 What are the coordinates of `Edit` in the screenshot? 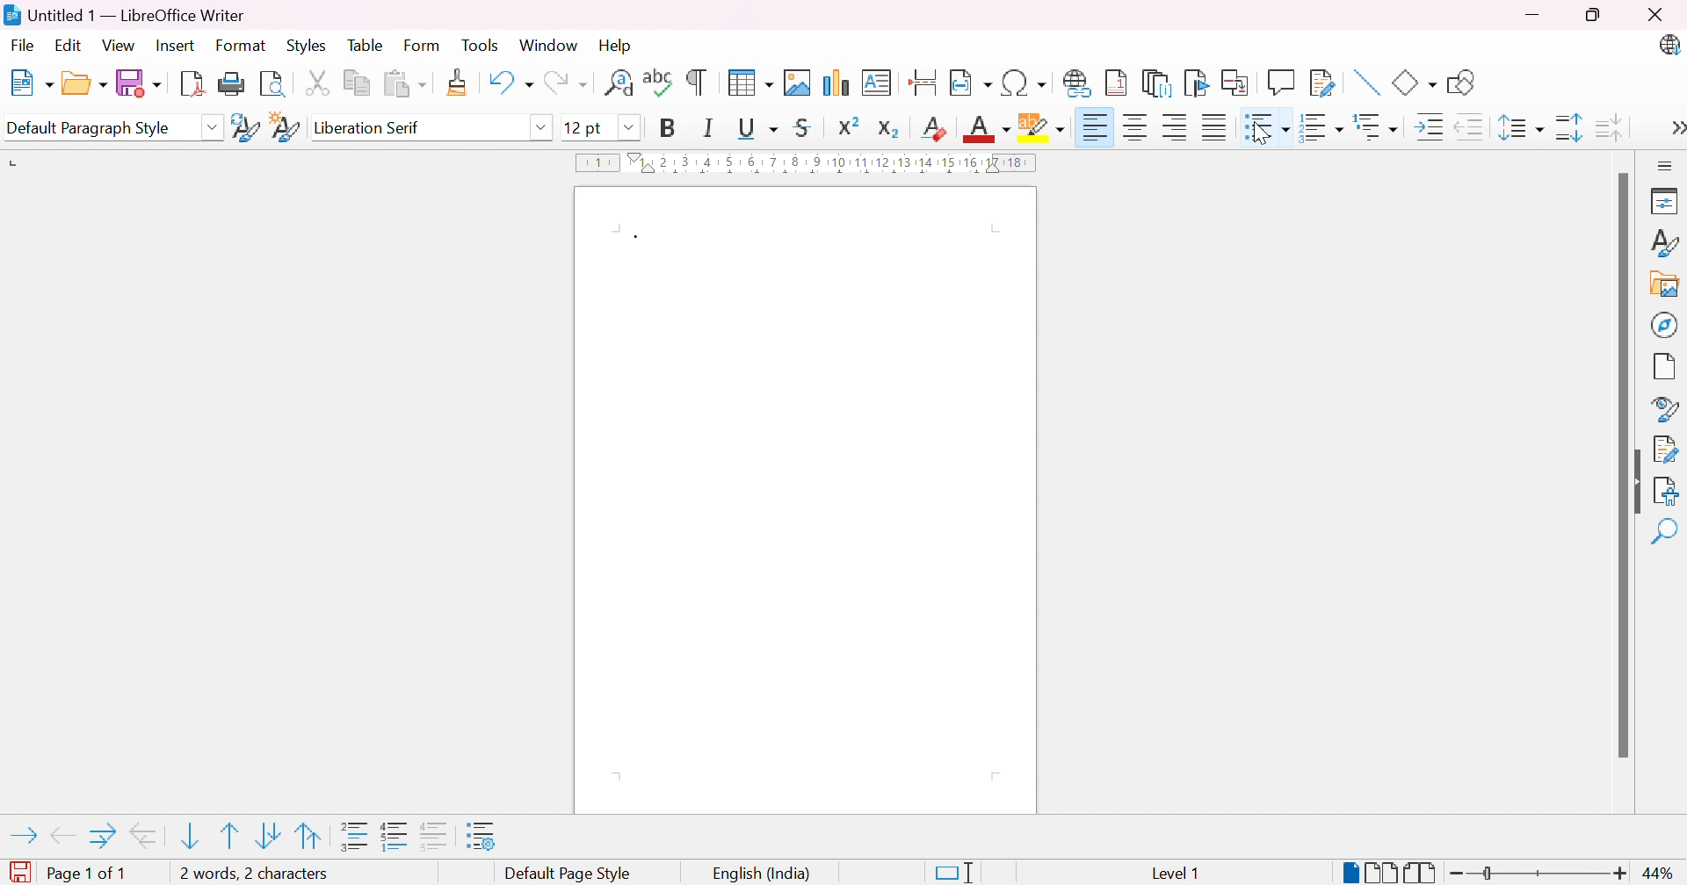 It's located at (71, 47).